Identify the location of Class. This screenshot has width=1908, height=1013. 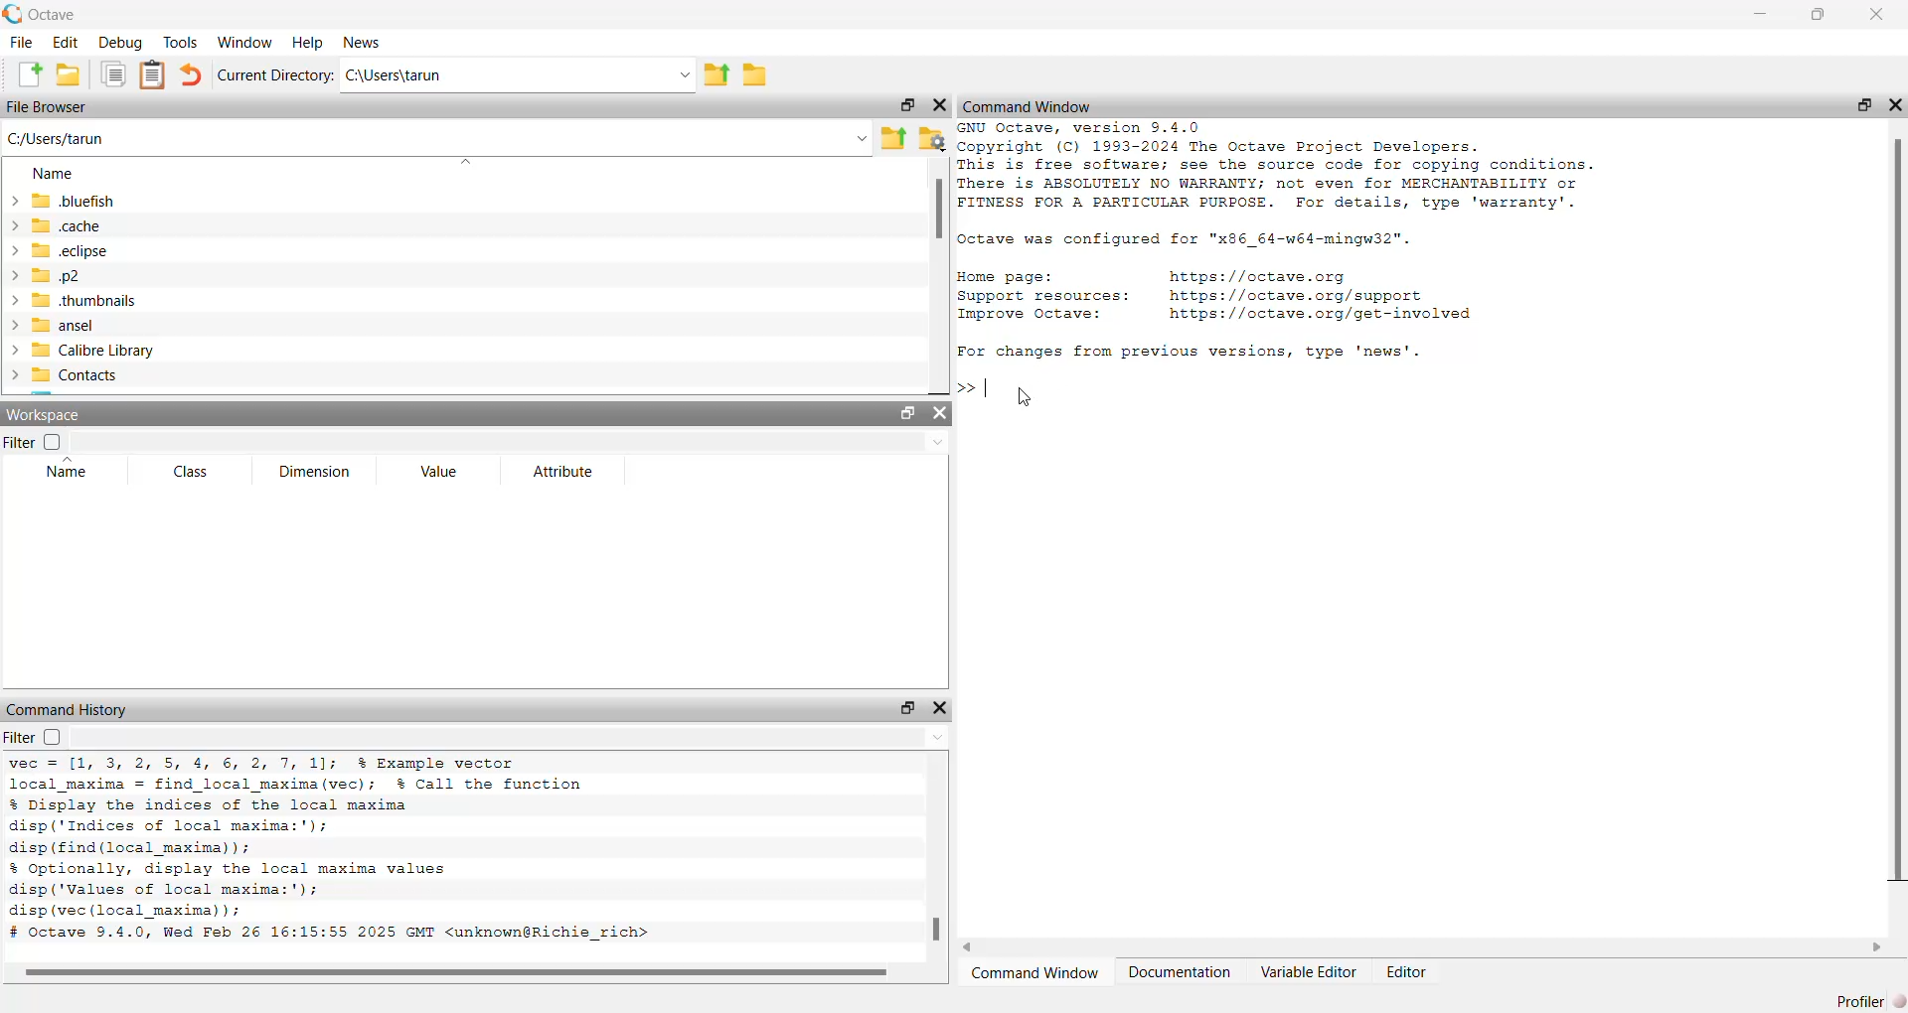
(190, 473).